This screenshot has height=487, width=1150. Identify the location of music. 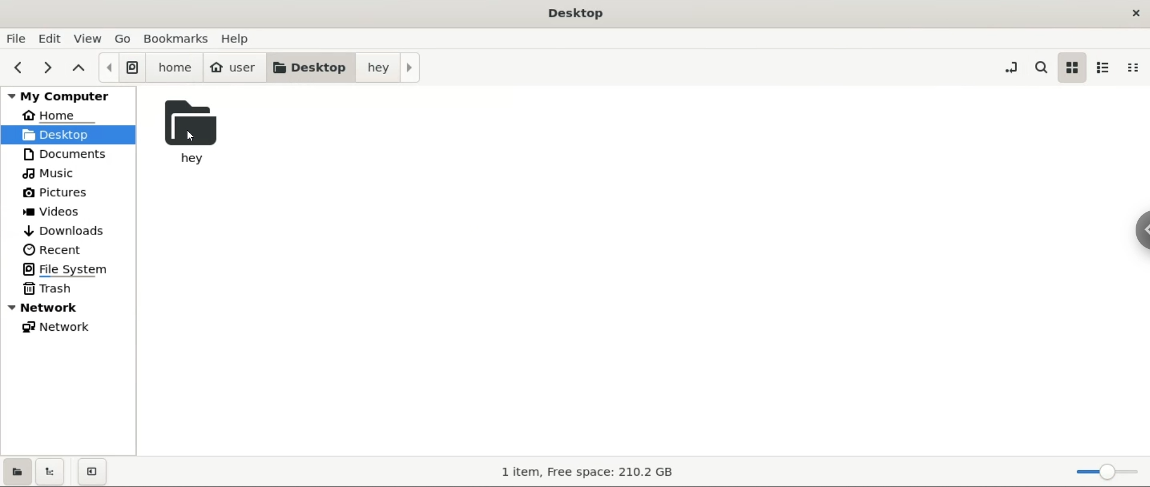
(69, 175).